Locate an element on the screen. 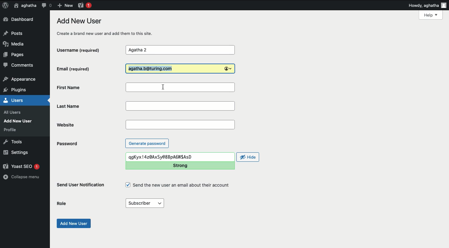 This screenshot has width=449, height=248. Agatha.b@turing.com is located at coordinates (179, 69).